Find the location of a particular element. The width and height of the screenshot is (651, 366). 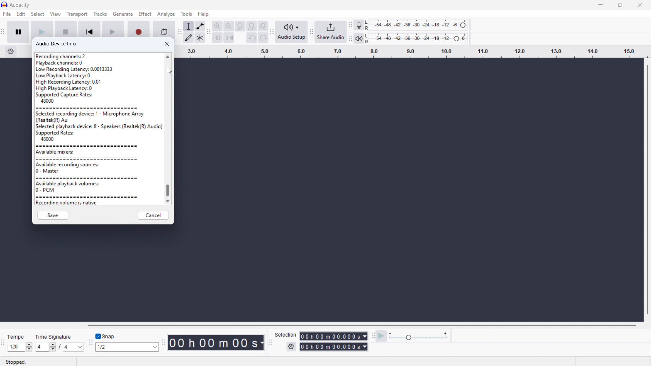

close is located at coordinates (167, 44).